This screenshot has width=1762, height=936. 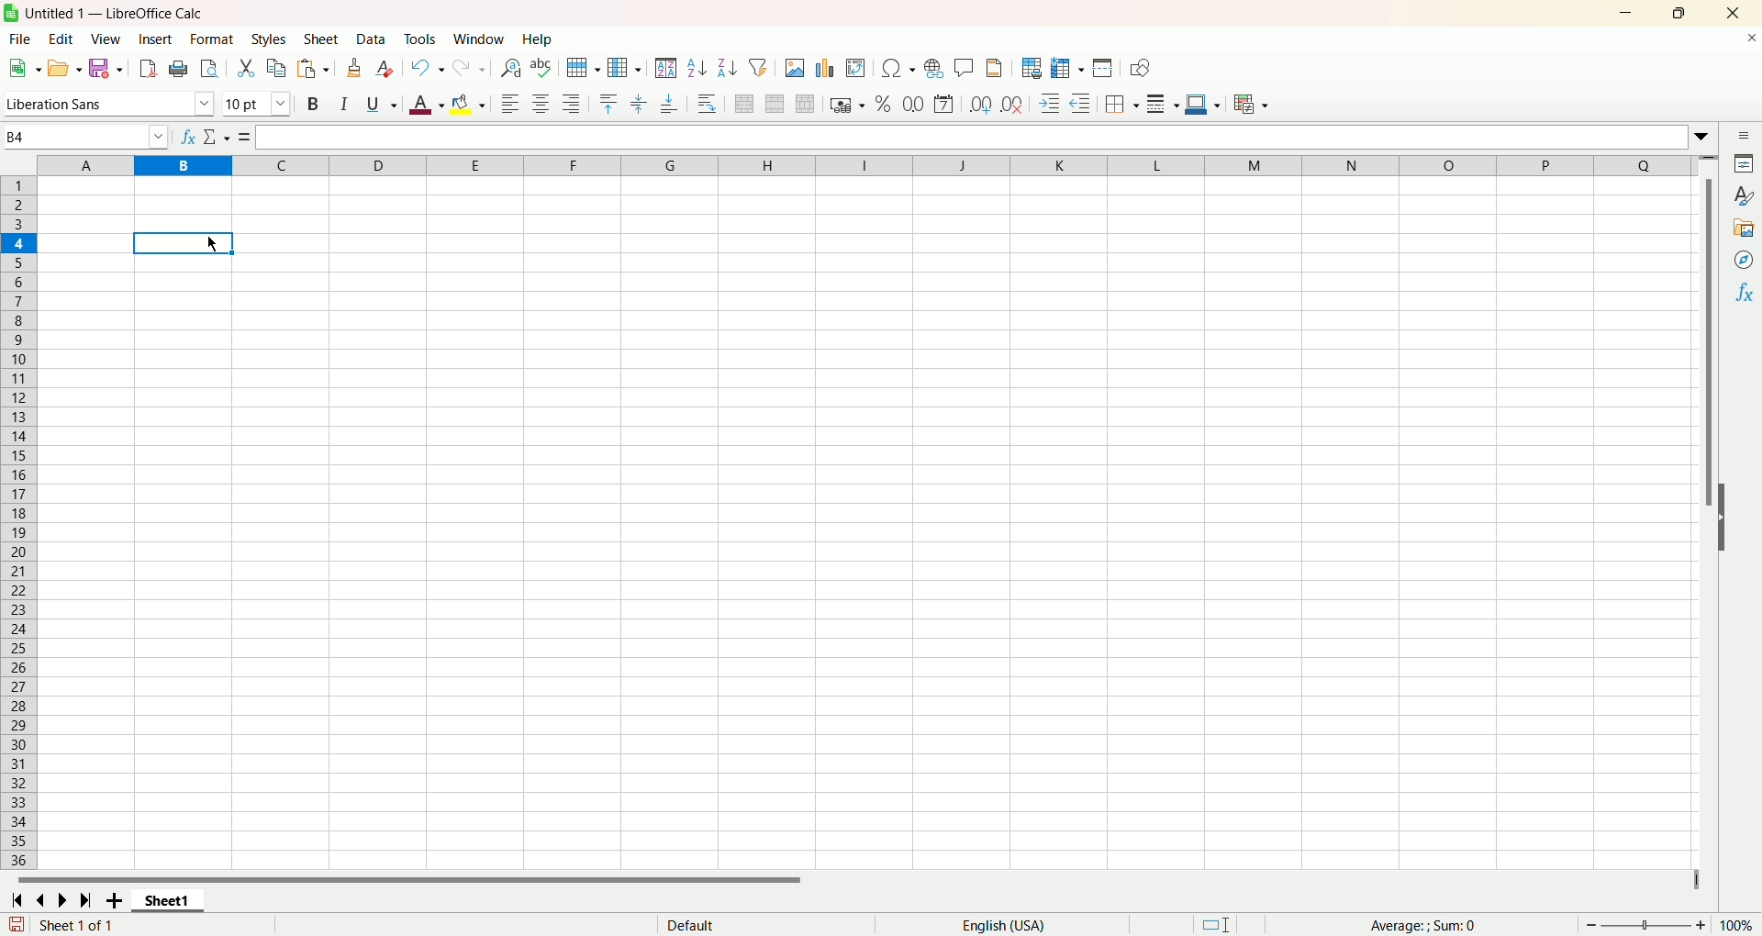 What do you see at coordinates (107, 39) in the screenshot?
I see `view` at bounding box center [107, 39].